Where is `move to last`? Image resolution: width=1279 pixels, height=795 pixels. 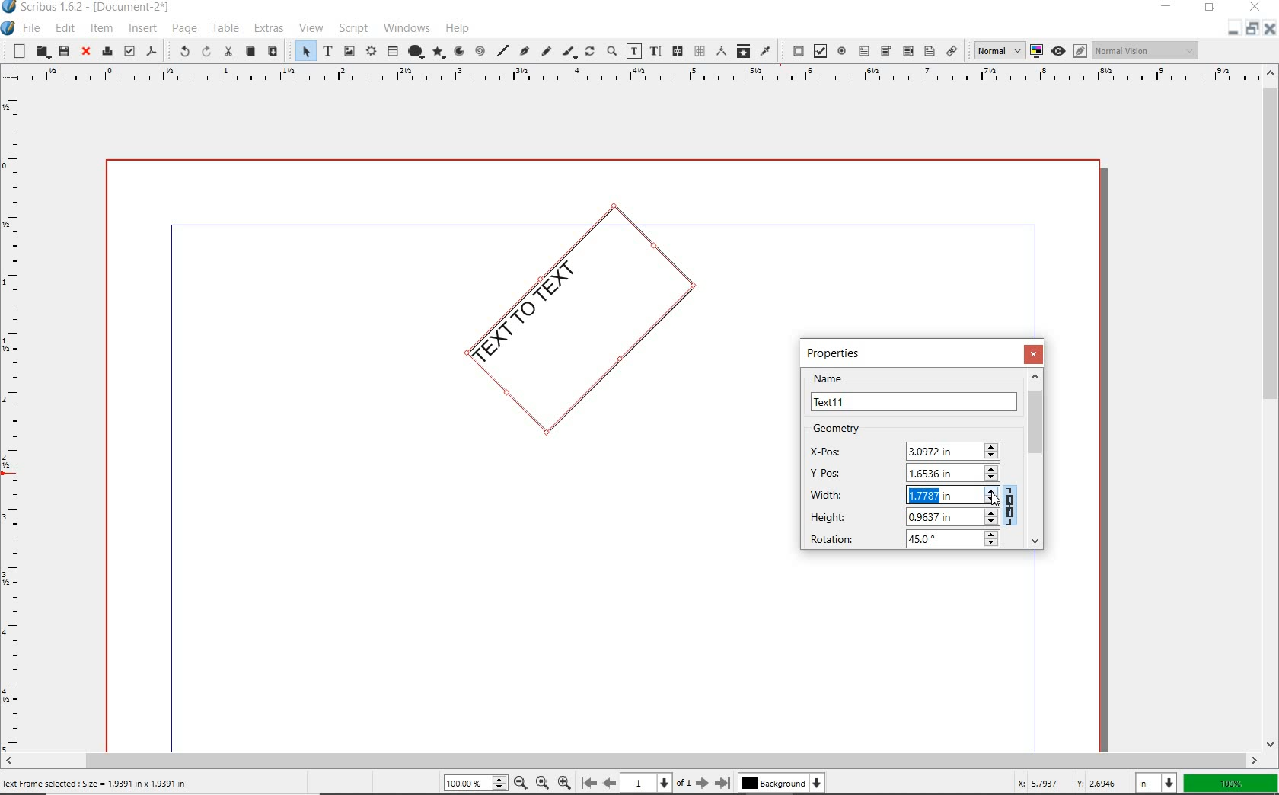
move to last is located at coordinates (725, 784).